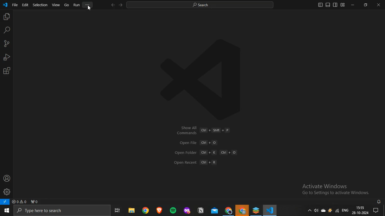 This screenshot has height=216, width=385. What do you see at coordinates (40, 5) in the screenshot?
I see `selection` at bounding box center [40, 5].